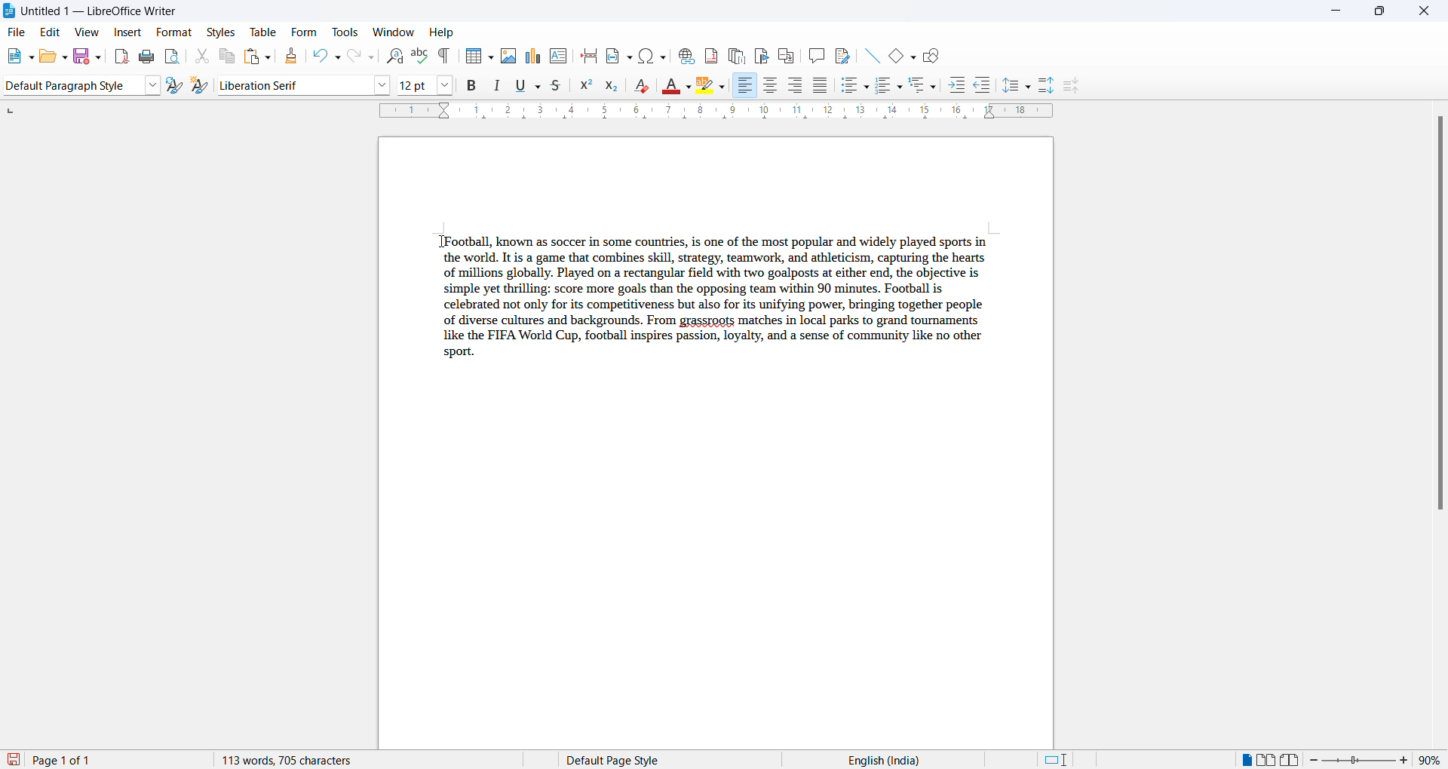 This screenshot has height=769, width=1448. What do you see at coordinates (497, 84) in the screenshot?
I see `italic` at bounding box center [497, 84].